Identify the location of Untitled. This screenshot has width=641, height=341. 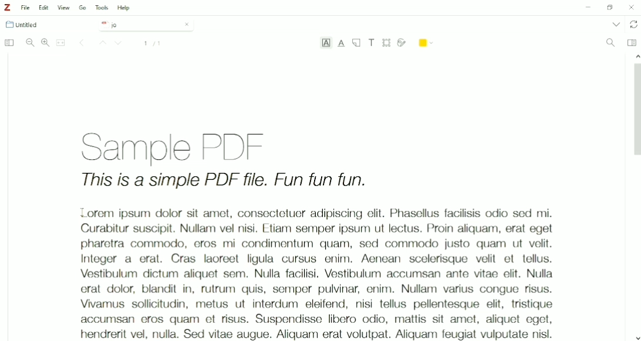
(27, 25).